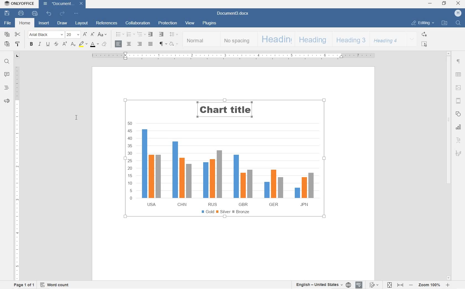 Image resolution: width=465 pixels, height=289 pixels. What do you see at coordinates (82, 23) in the screenshot?
I see `LAYOUT` at bounding box center [82, 23].